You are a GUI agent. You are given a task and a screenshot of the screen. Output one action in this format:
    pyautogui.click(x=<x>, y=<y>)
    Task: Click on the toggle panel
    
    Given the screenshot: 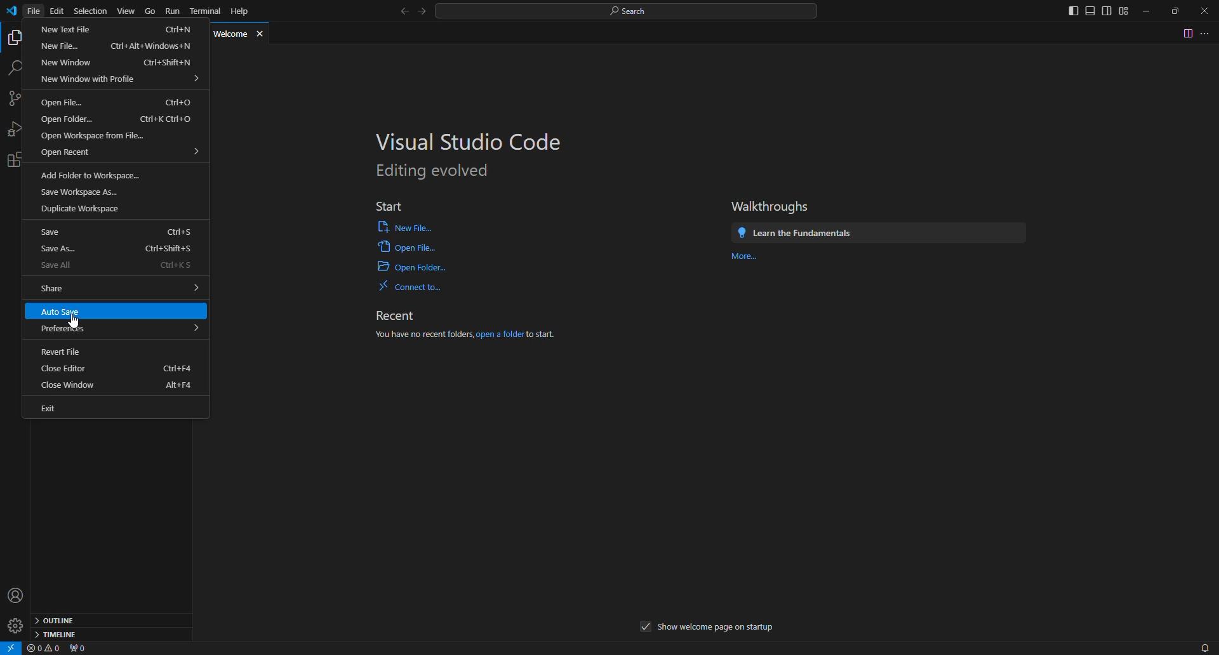 What is the action you would take?
    pyautogui.click(x=1089, y=11)
    